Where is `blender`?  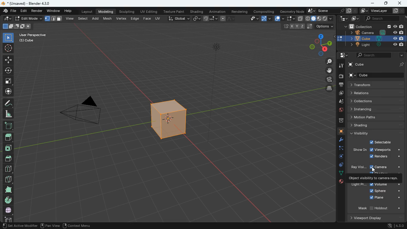
blender is located at coordinates (28, 4).